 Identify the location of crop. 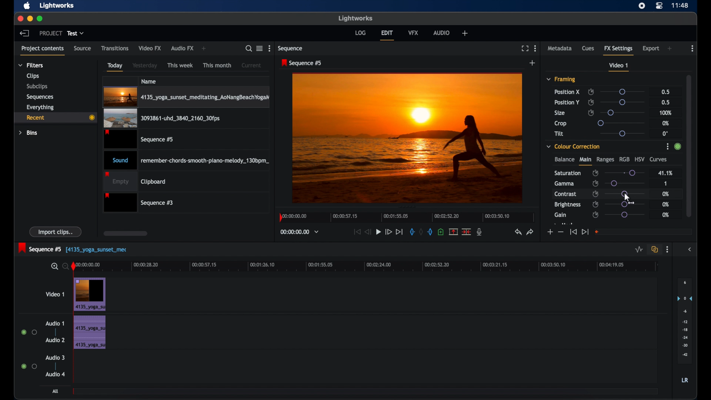
(561, 123).